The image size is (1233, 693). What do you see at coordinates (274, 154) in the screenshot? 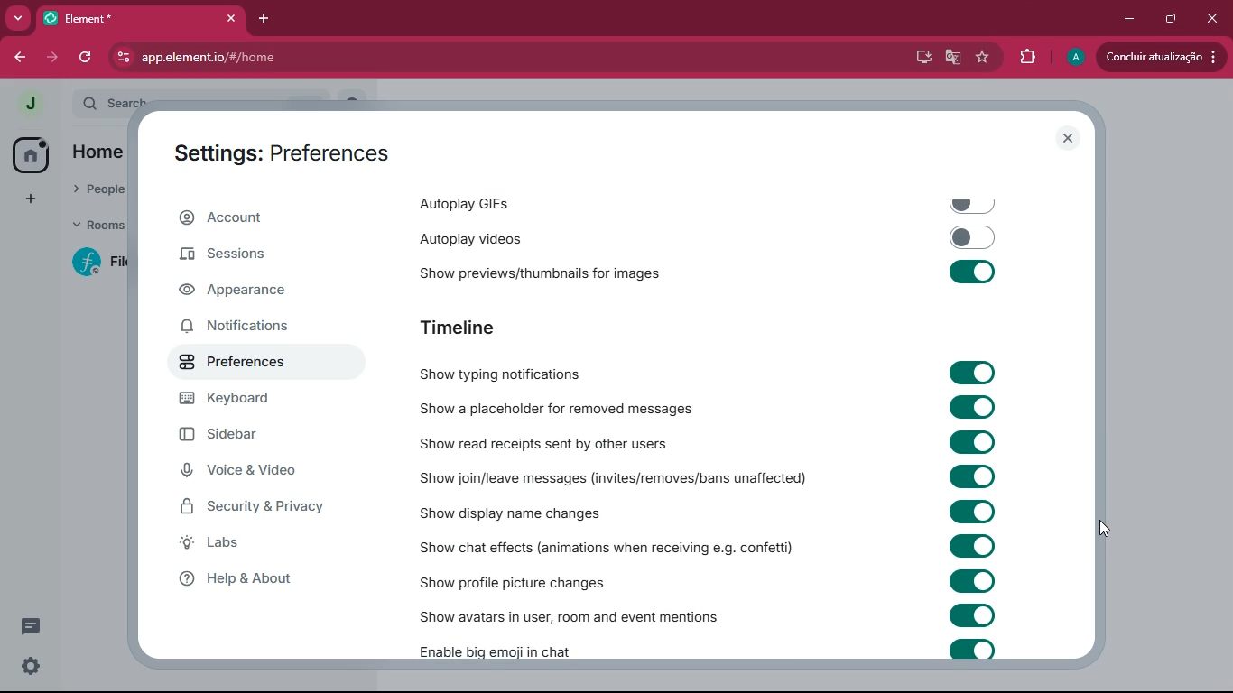
I see `settings: preferences` at bounding box center [274, 154].